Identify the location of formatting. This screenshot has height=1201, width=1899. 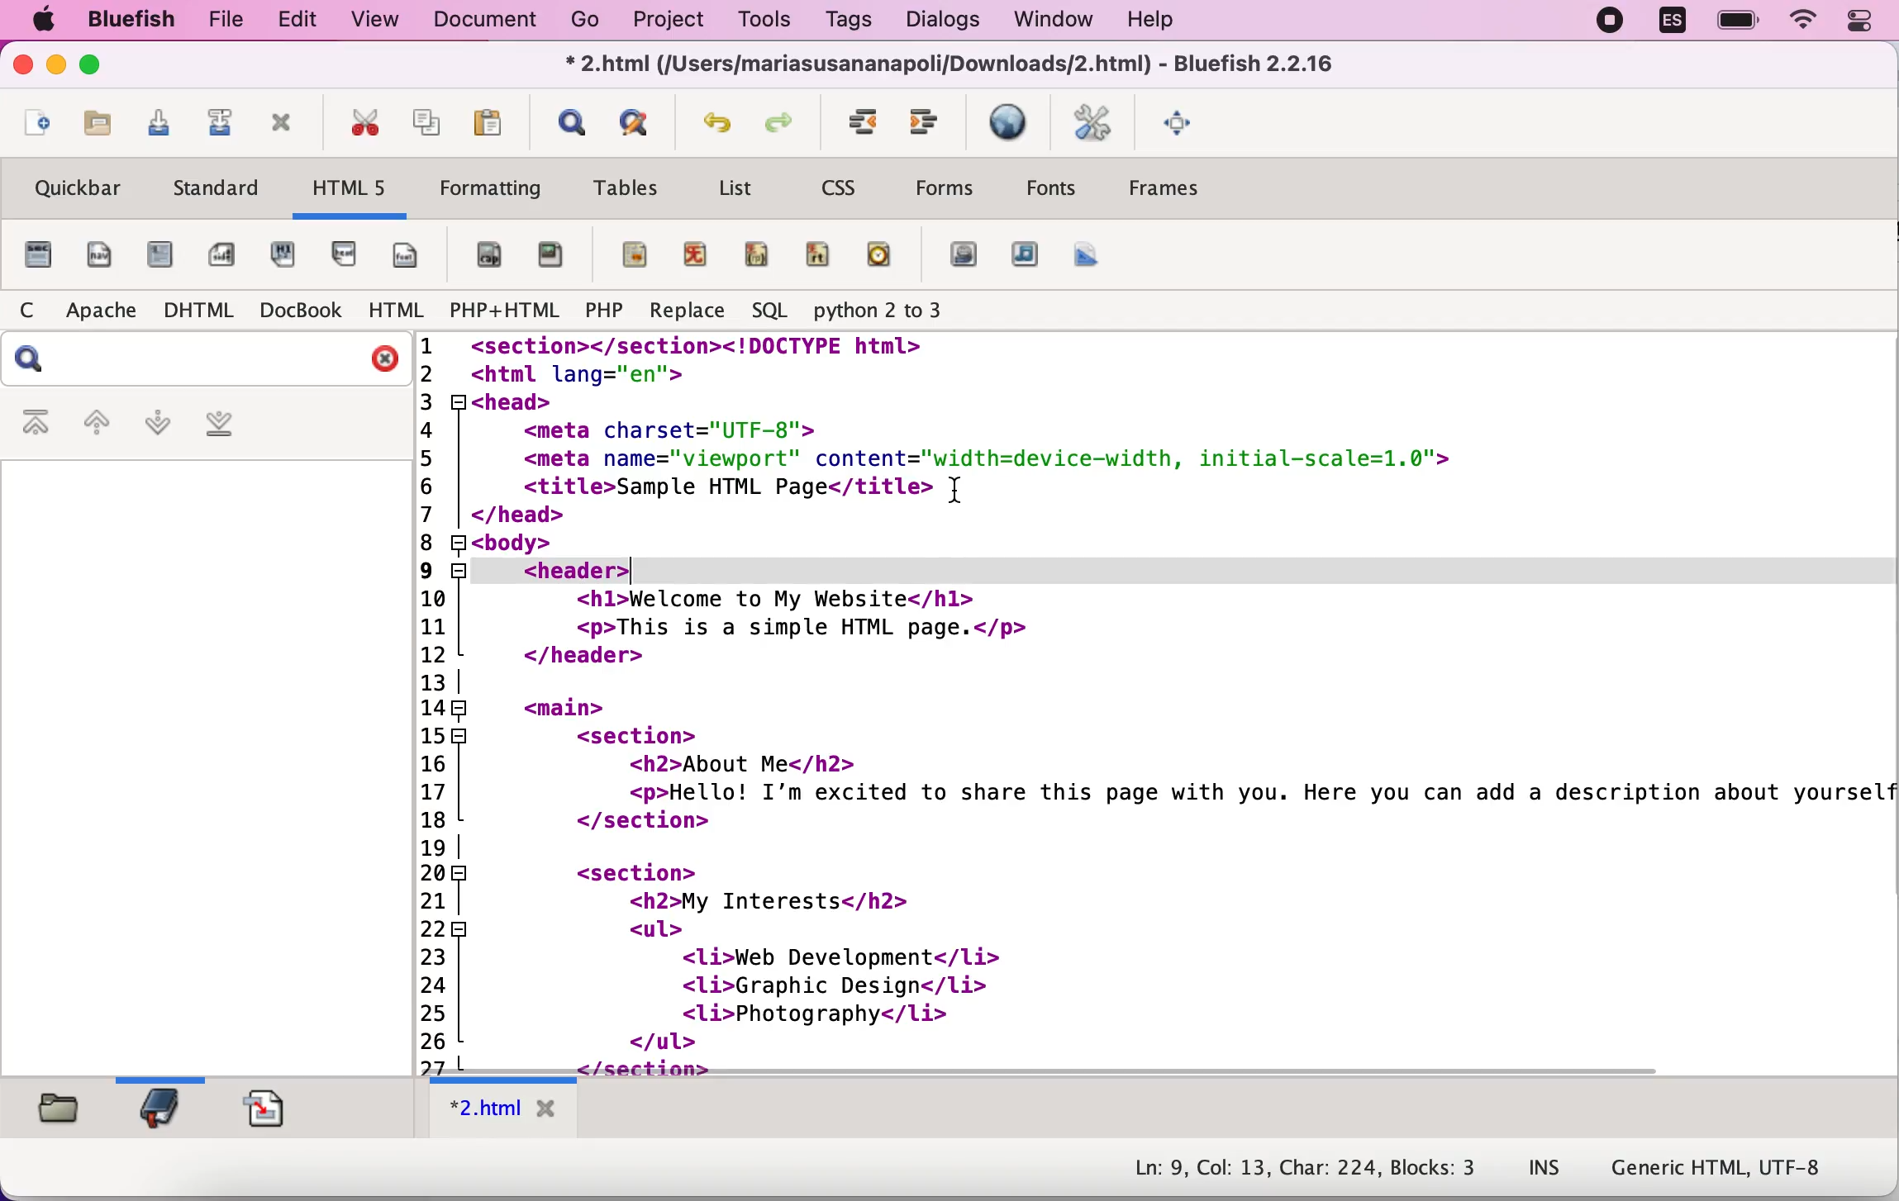
(489, 192).